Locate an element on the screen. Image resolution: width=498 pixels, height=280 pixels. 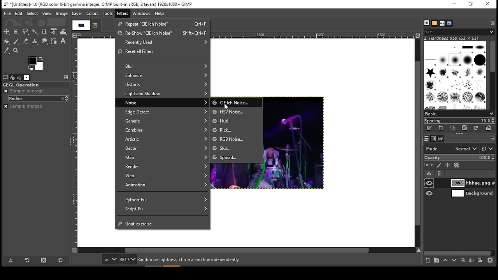
GEGL operation is located at coordinates (35, 85).